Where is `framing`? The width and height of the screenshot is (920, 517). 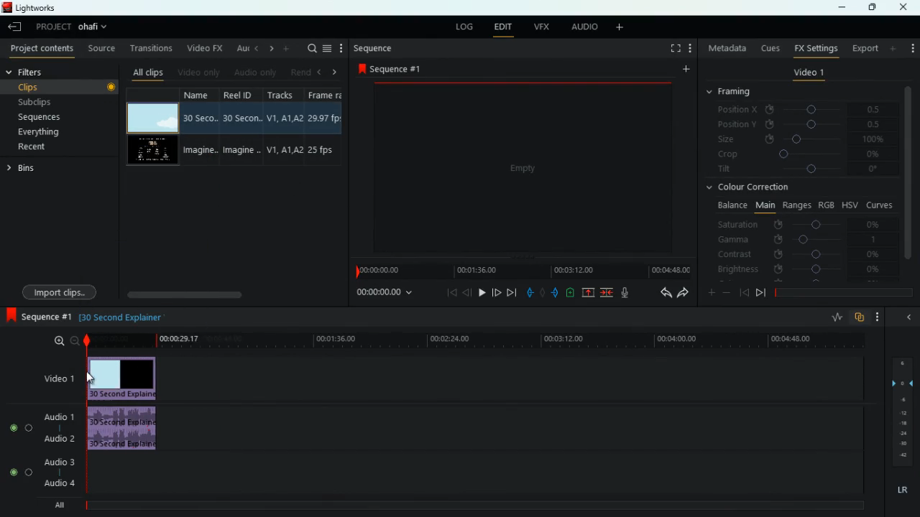 framing is located at coordinates (730, 92).